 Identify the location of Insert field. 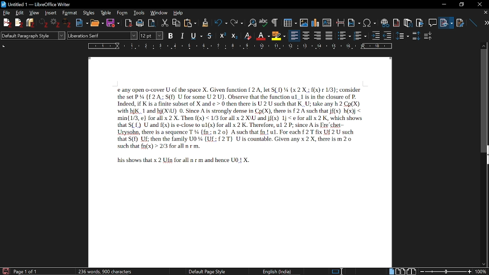
(354, 21).